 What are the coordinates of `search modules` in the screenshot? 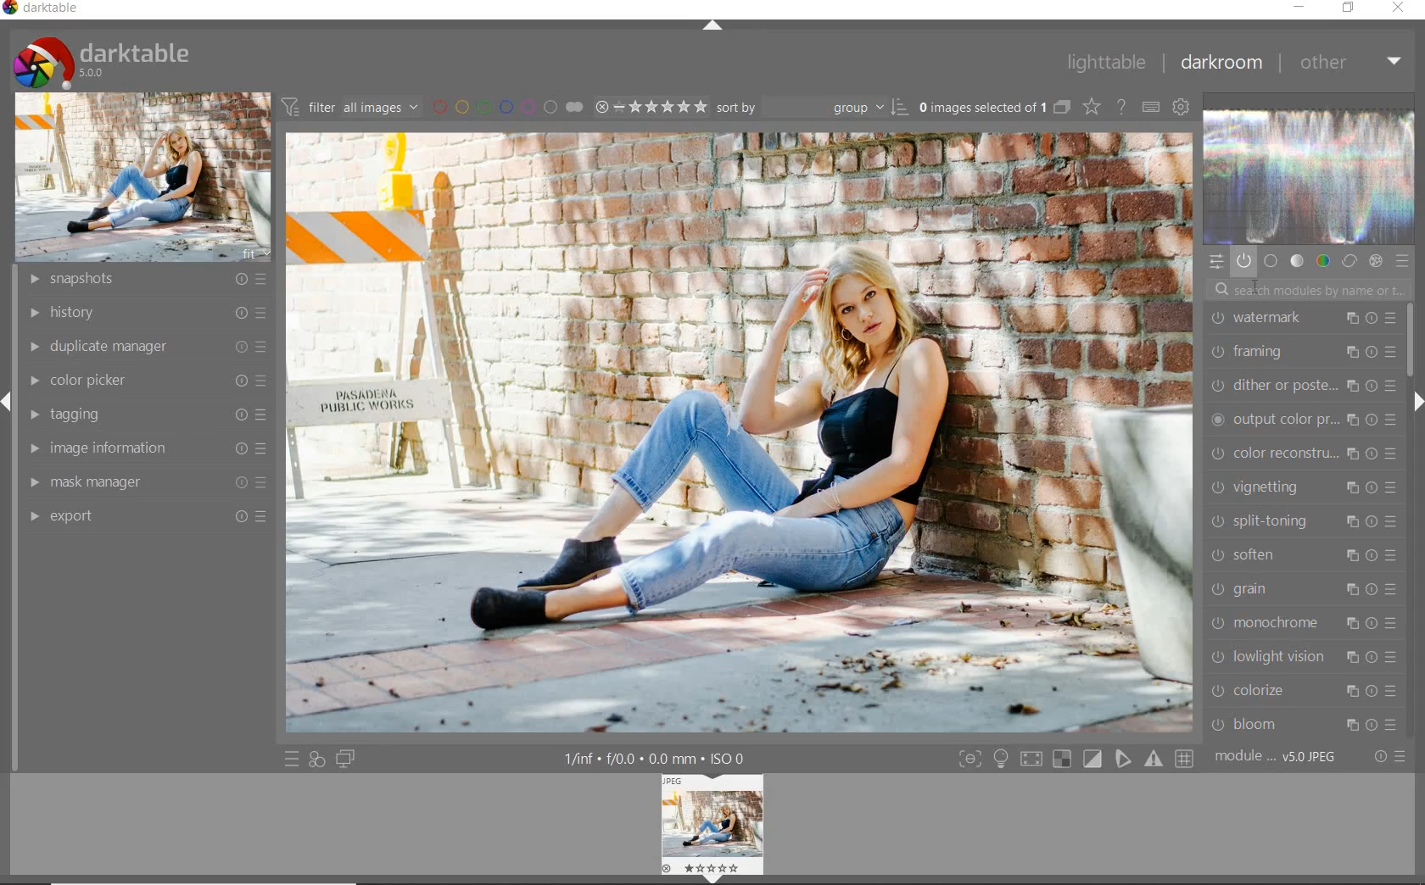 It's located at (1305, 288).